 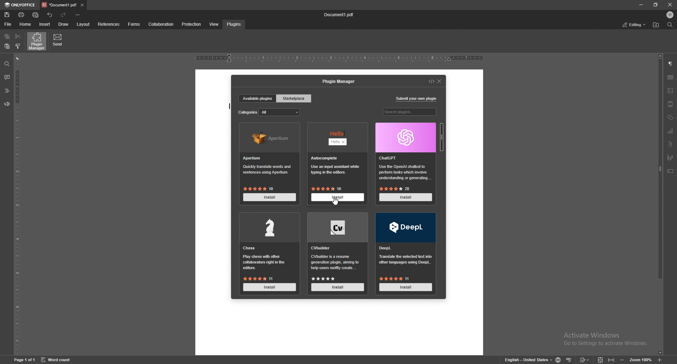 I want to click on paste, so click(x=7, y=47).